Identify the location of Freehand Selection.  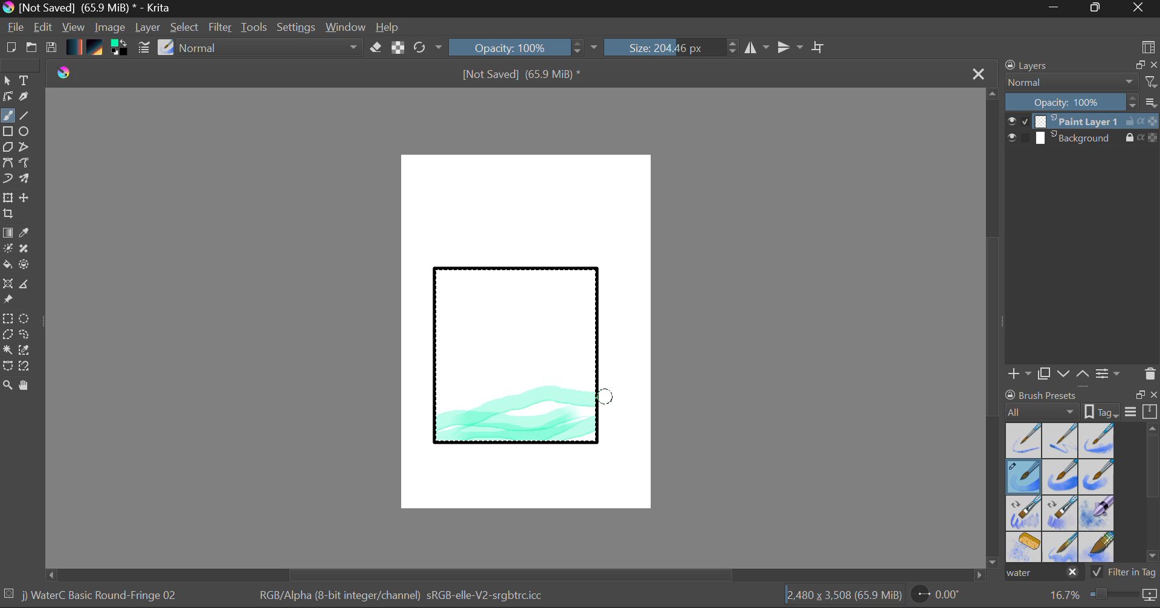
(25, 336).